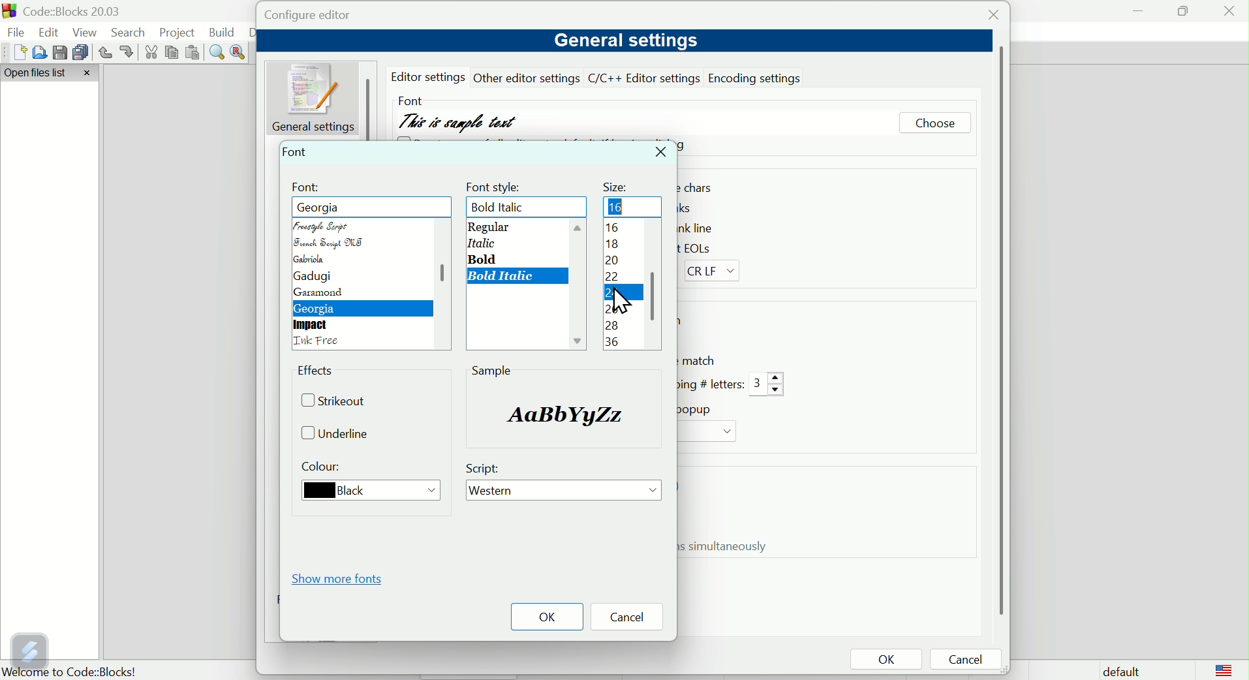 This screenshot has width=1249, height=680. What do you see at coordinates (341, 578) in the screenshot?
I see `Show More fonts` at bounding box center [341, 578].